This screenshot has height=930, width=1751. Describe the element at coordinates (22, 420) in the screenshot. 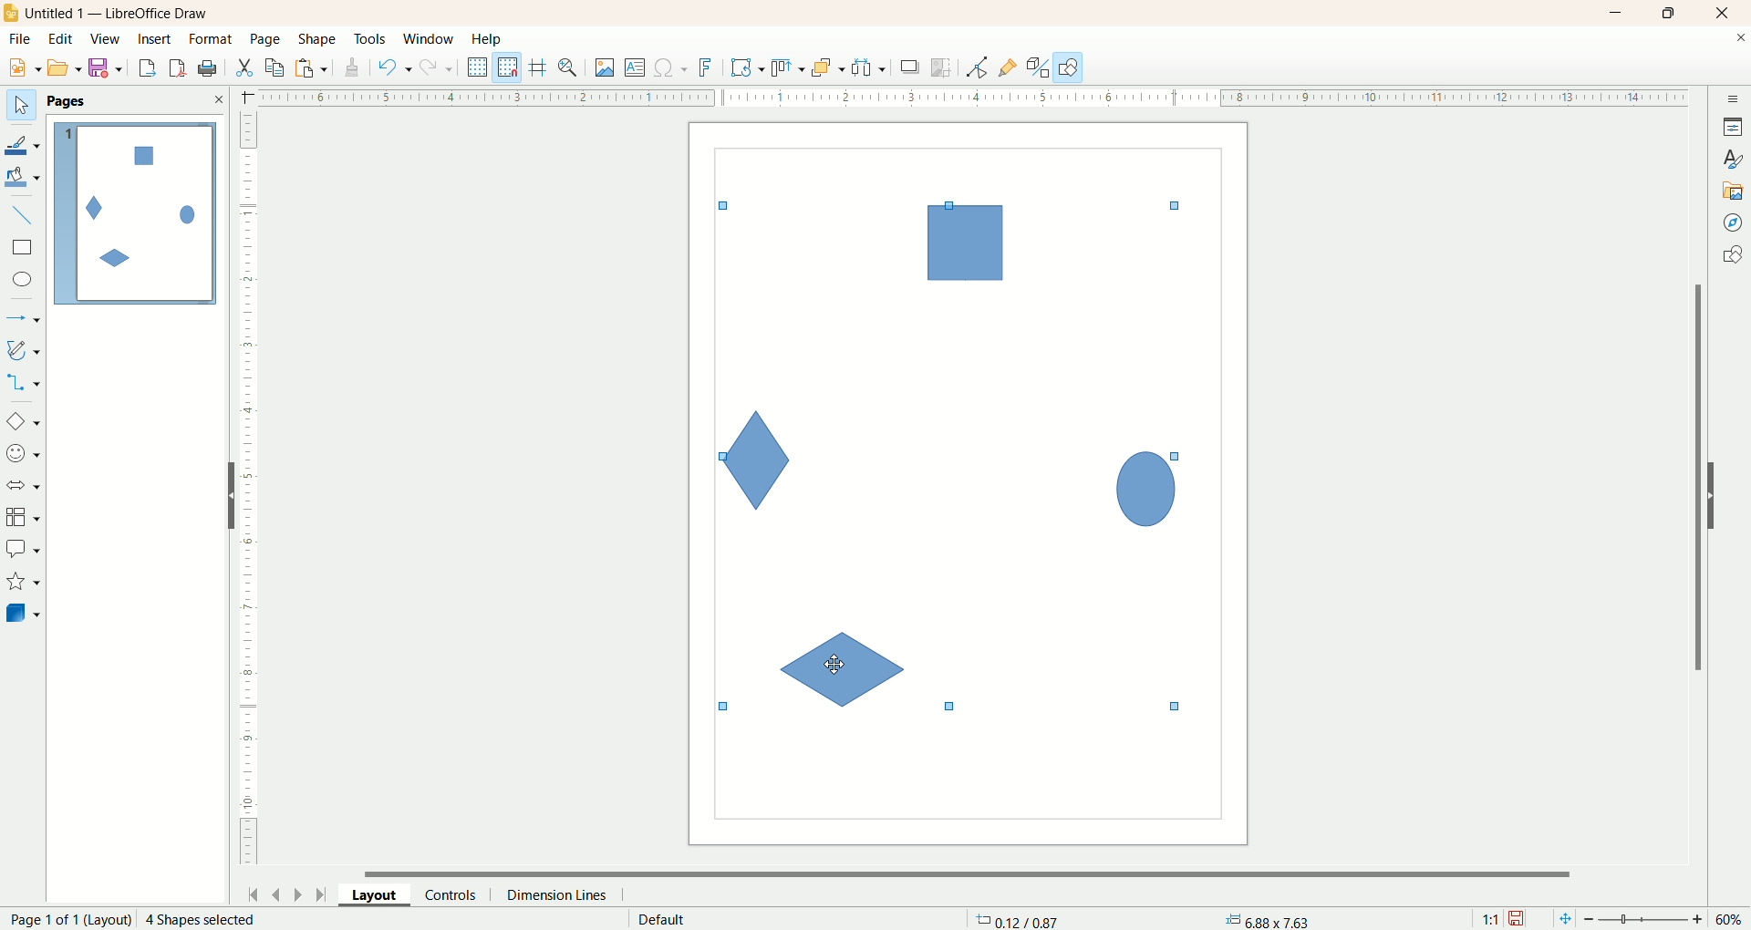

I see `basic shape` at that location.